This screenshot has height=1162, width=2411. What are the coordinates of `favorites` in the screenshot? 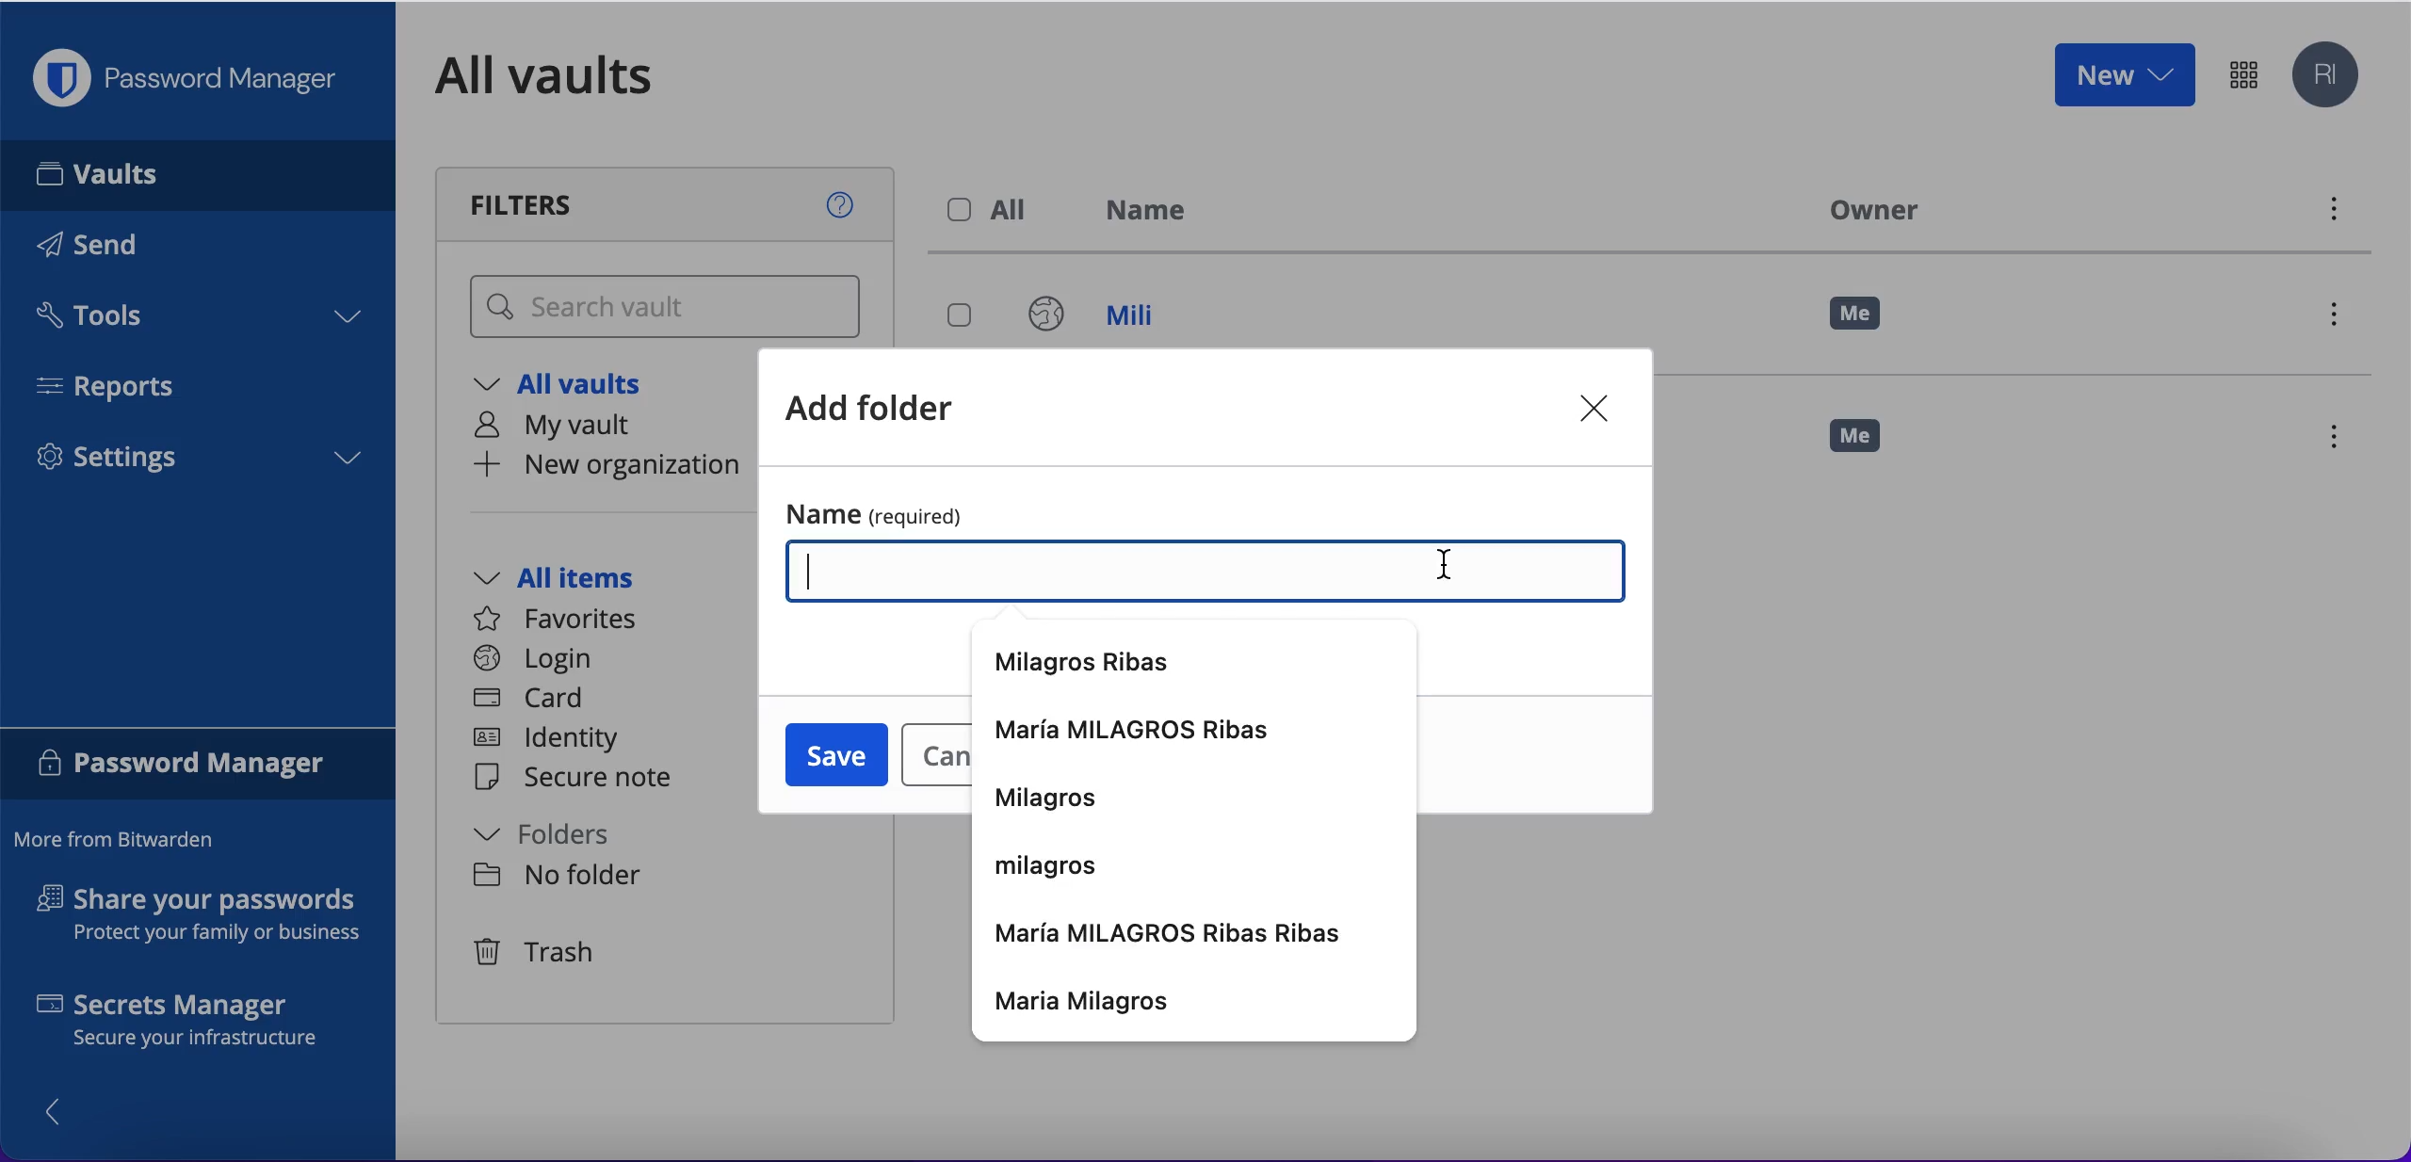 It's located at (567, 620).